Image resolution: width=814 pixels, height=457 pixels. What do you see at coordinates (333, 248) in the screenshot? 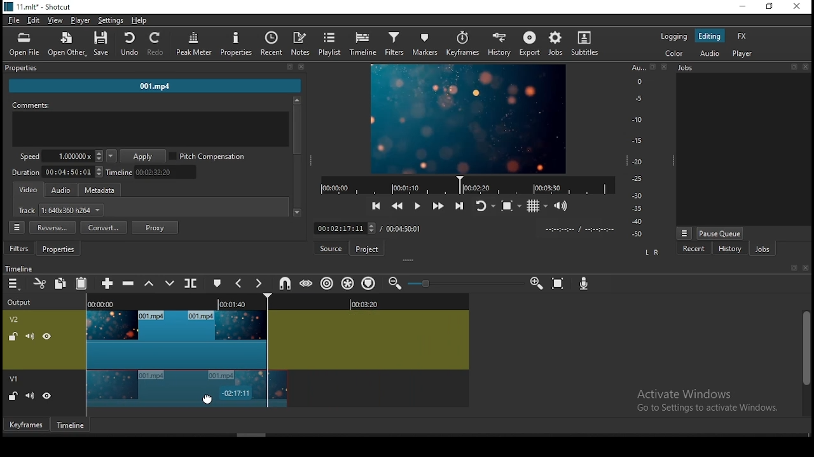
I see `source` at bounding box center [333, 248].